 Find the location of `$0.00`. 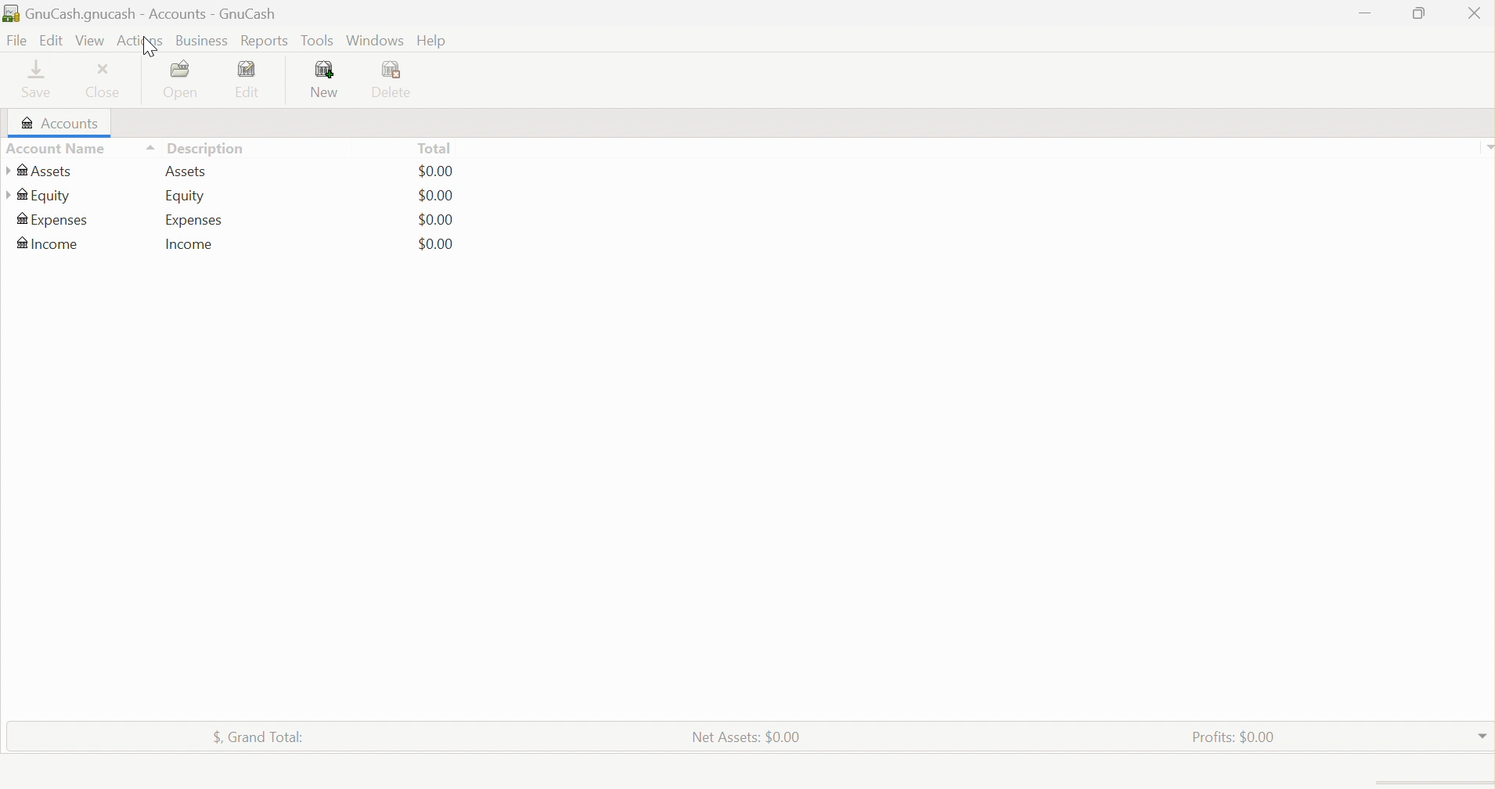

$0.00 is located at coordinates (436, 243).